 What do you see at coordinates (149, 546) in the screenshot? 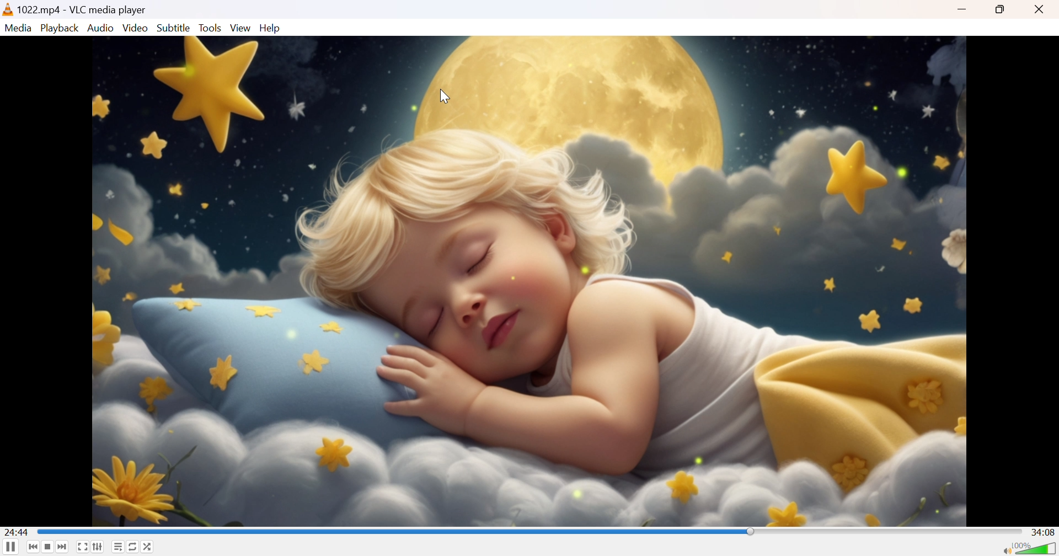
I see `Random` at bounding box center [149, 546].